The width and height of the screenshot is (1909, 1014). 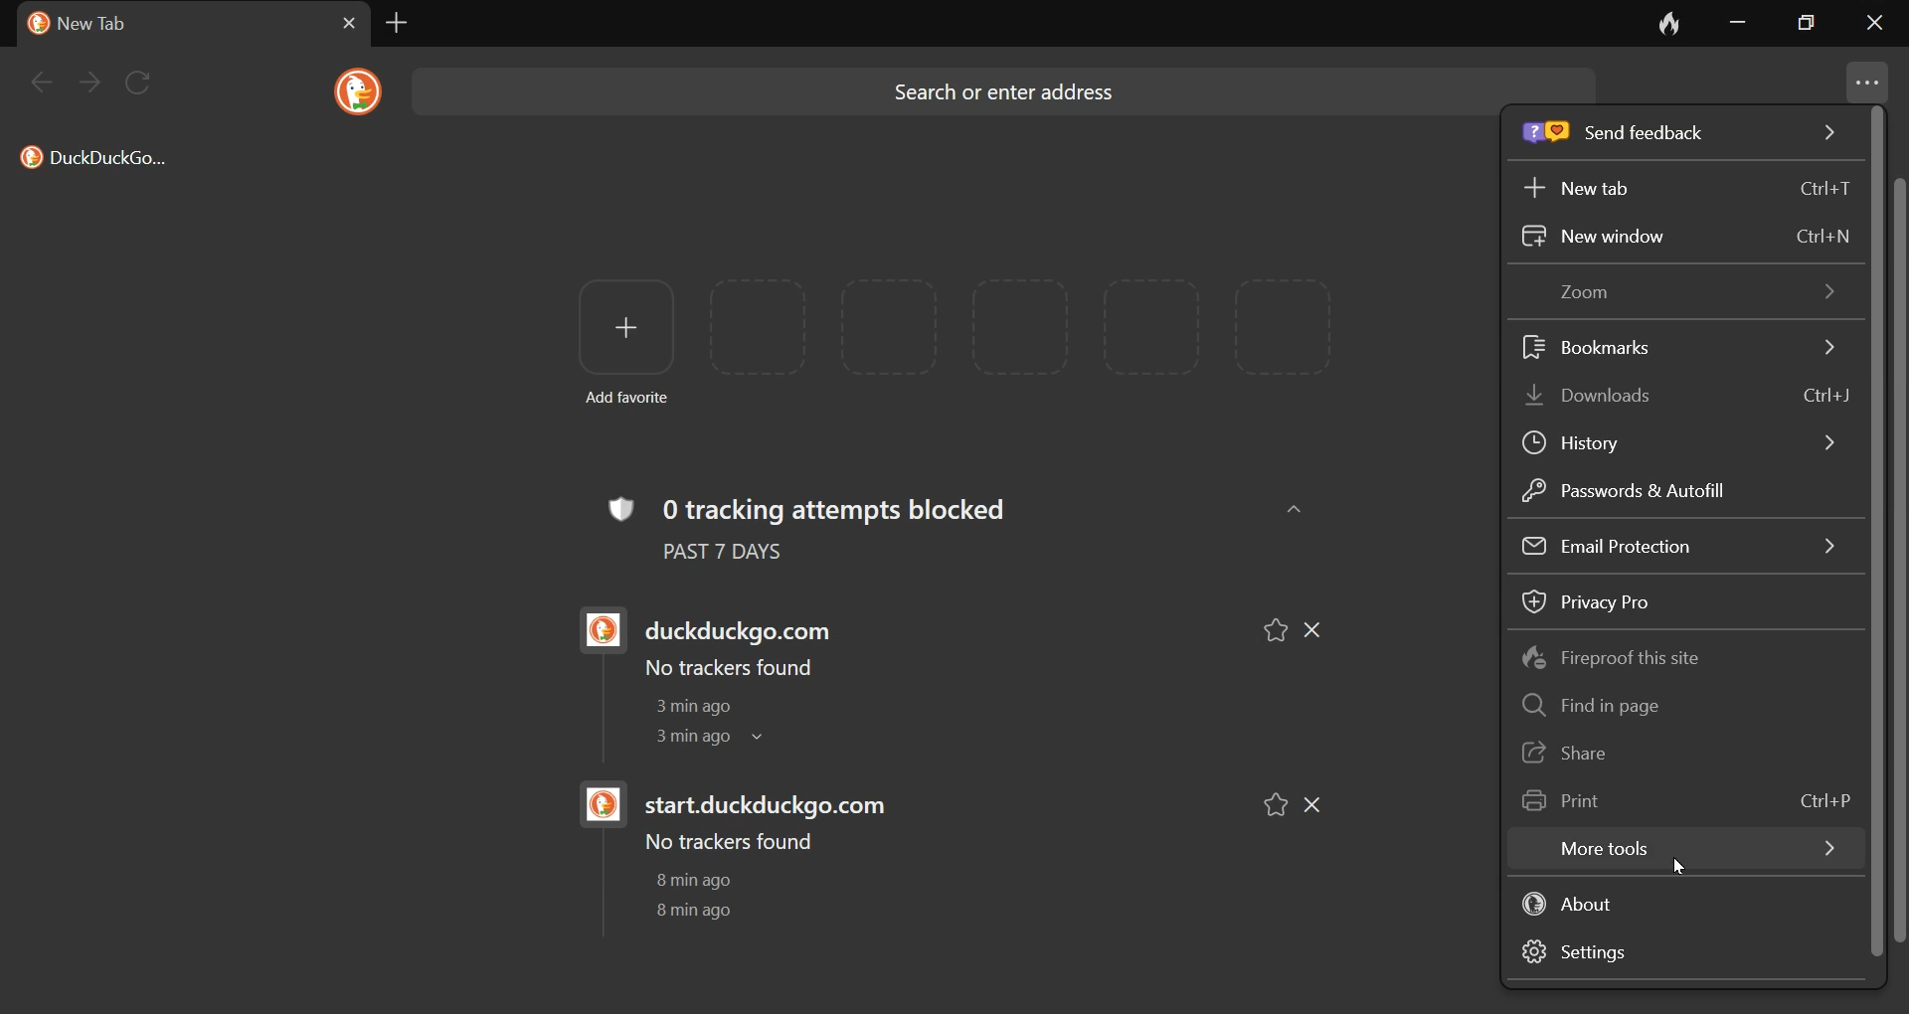 I want to click on cancel, so click(x=335, y=22).